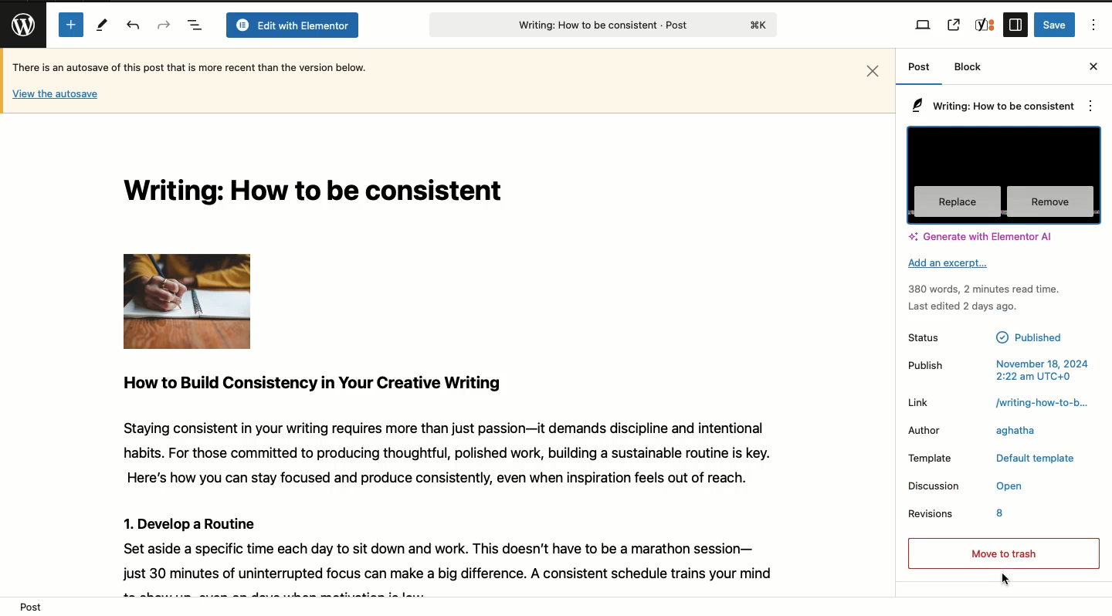  Describe the element at coordinates (1009, 579) in the screenshot. I see `Cursor` at that location.